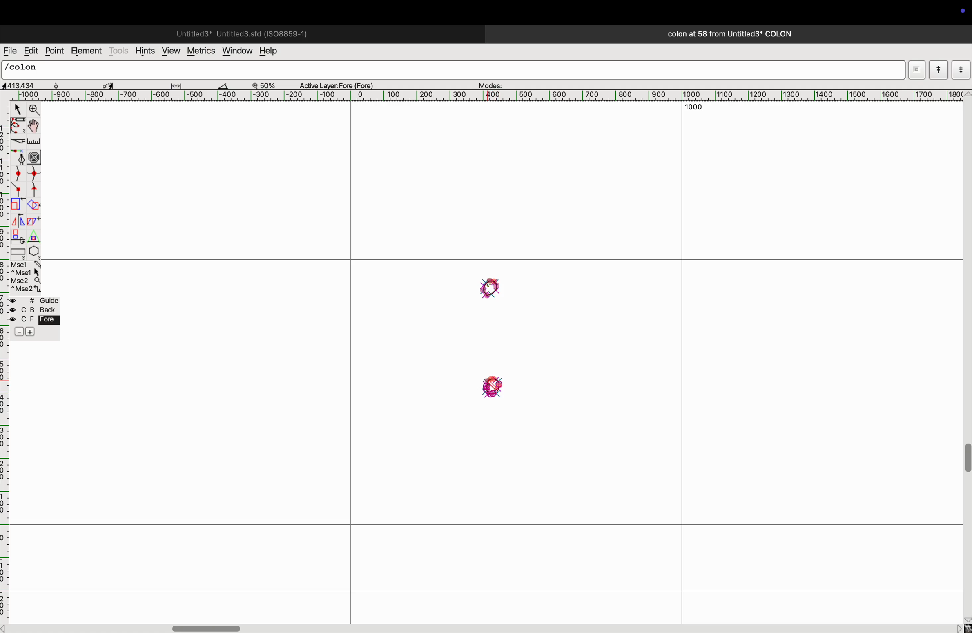 The width and height of the screenshot is (972, 633). Describe the element at coordinates (22, 85) in the screenshot. I see `aspect ratio` at that location.